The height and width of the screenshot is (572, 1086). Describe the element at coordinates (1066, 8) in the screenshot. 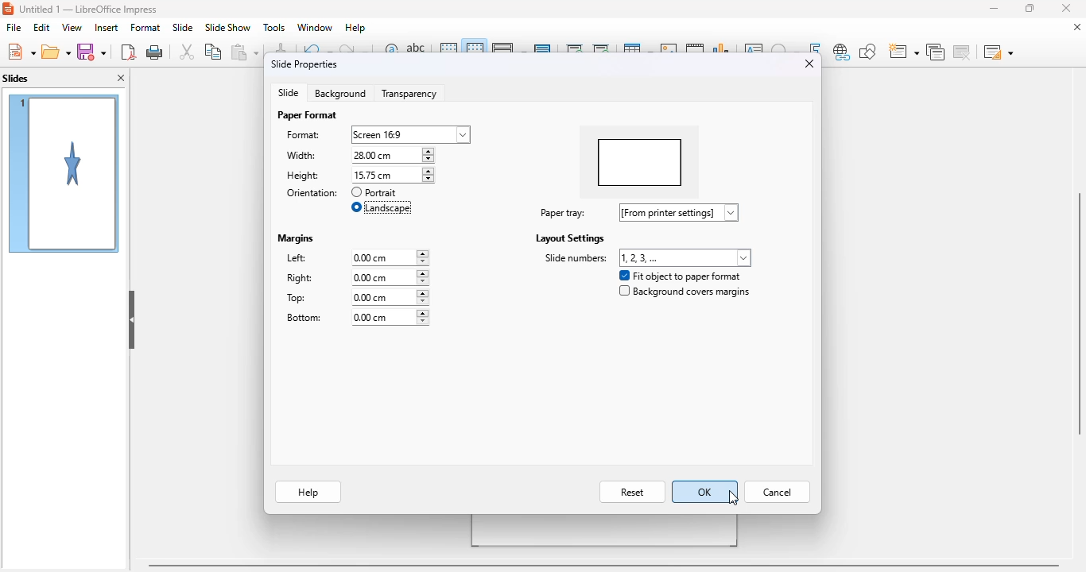

I see `close` at that location.